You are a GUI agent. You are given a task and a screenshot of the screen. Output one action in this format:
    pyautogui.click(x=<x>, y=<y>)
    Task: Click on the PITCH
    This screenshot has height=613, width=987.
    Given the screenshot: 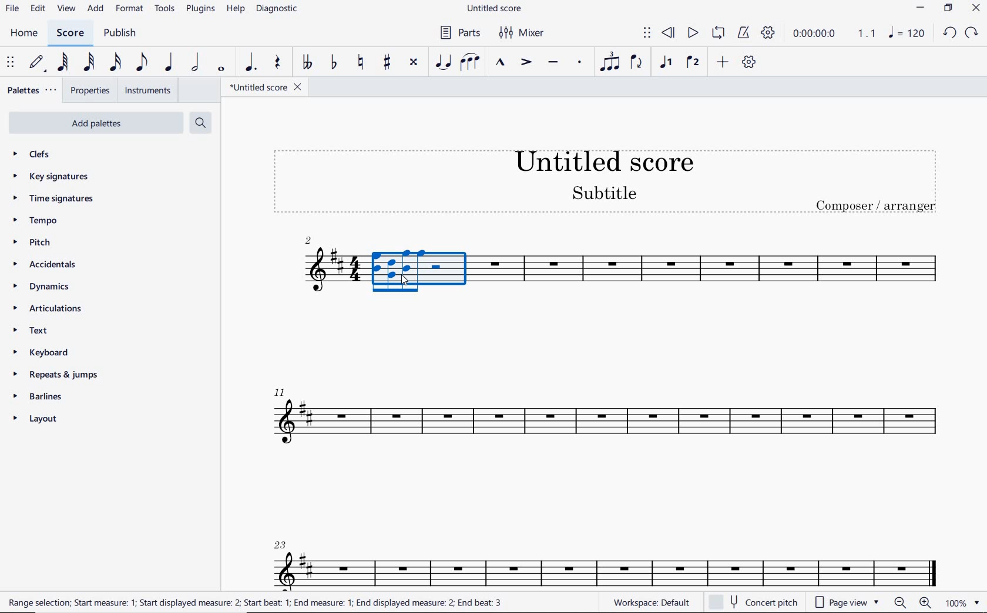 What is the action you would take?
    pyautogui.click(x=43, y=242)
    